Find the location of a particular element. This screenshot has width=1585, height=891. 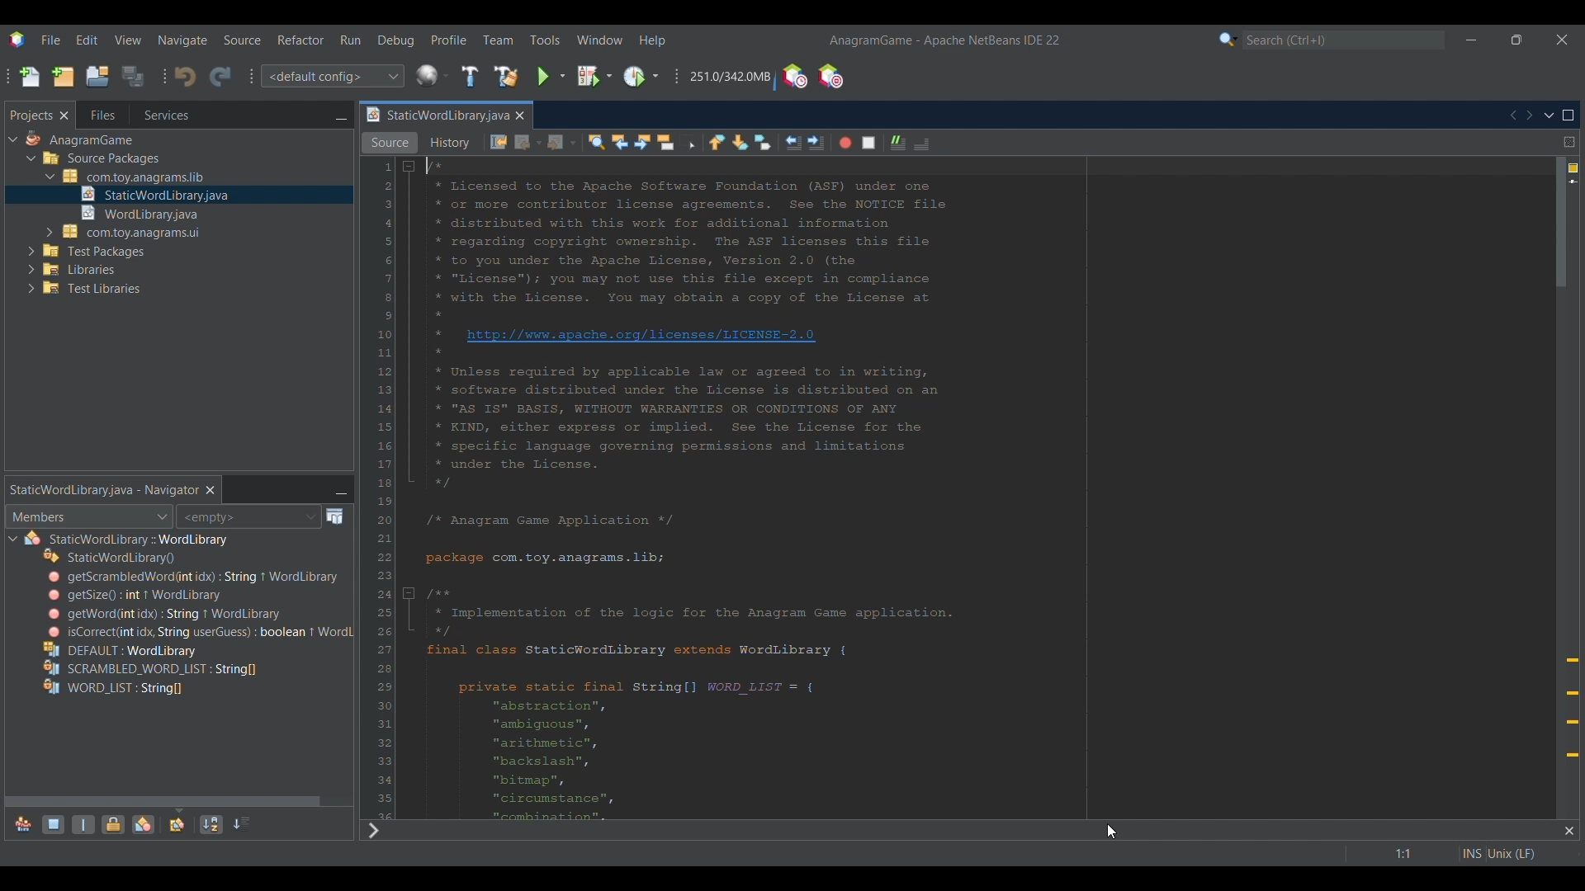

Find previous occurrence  is located at coordinates (620, 143).